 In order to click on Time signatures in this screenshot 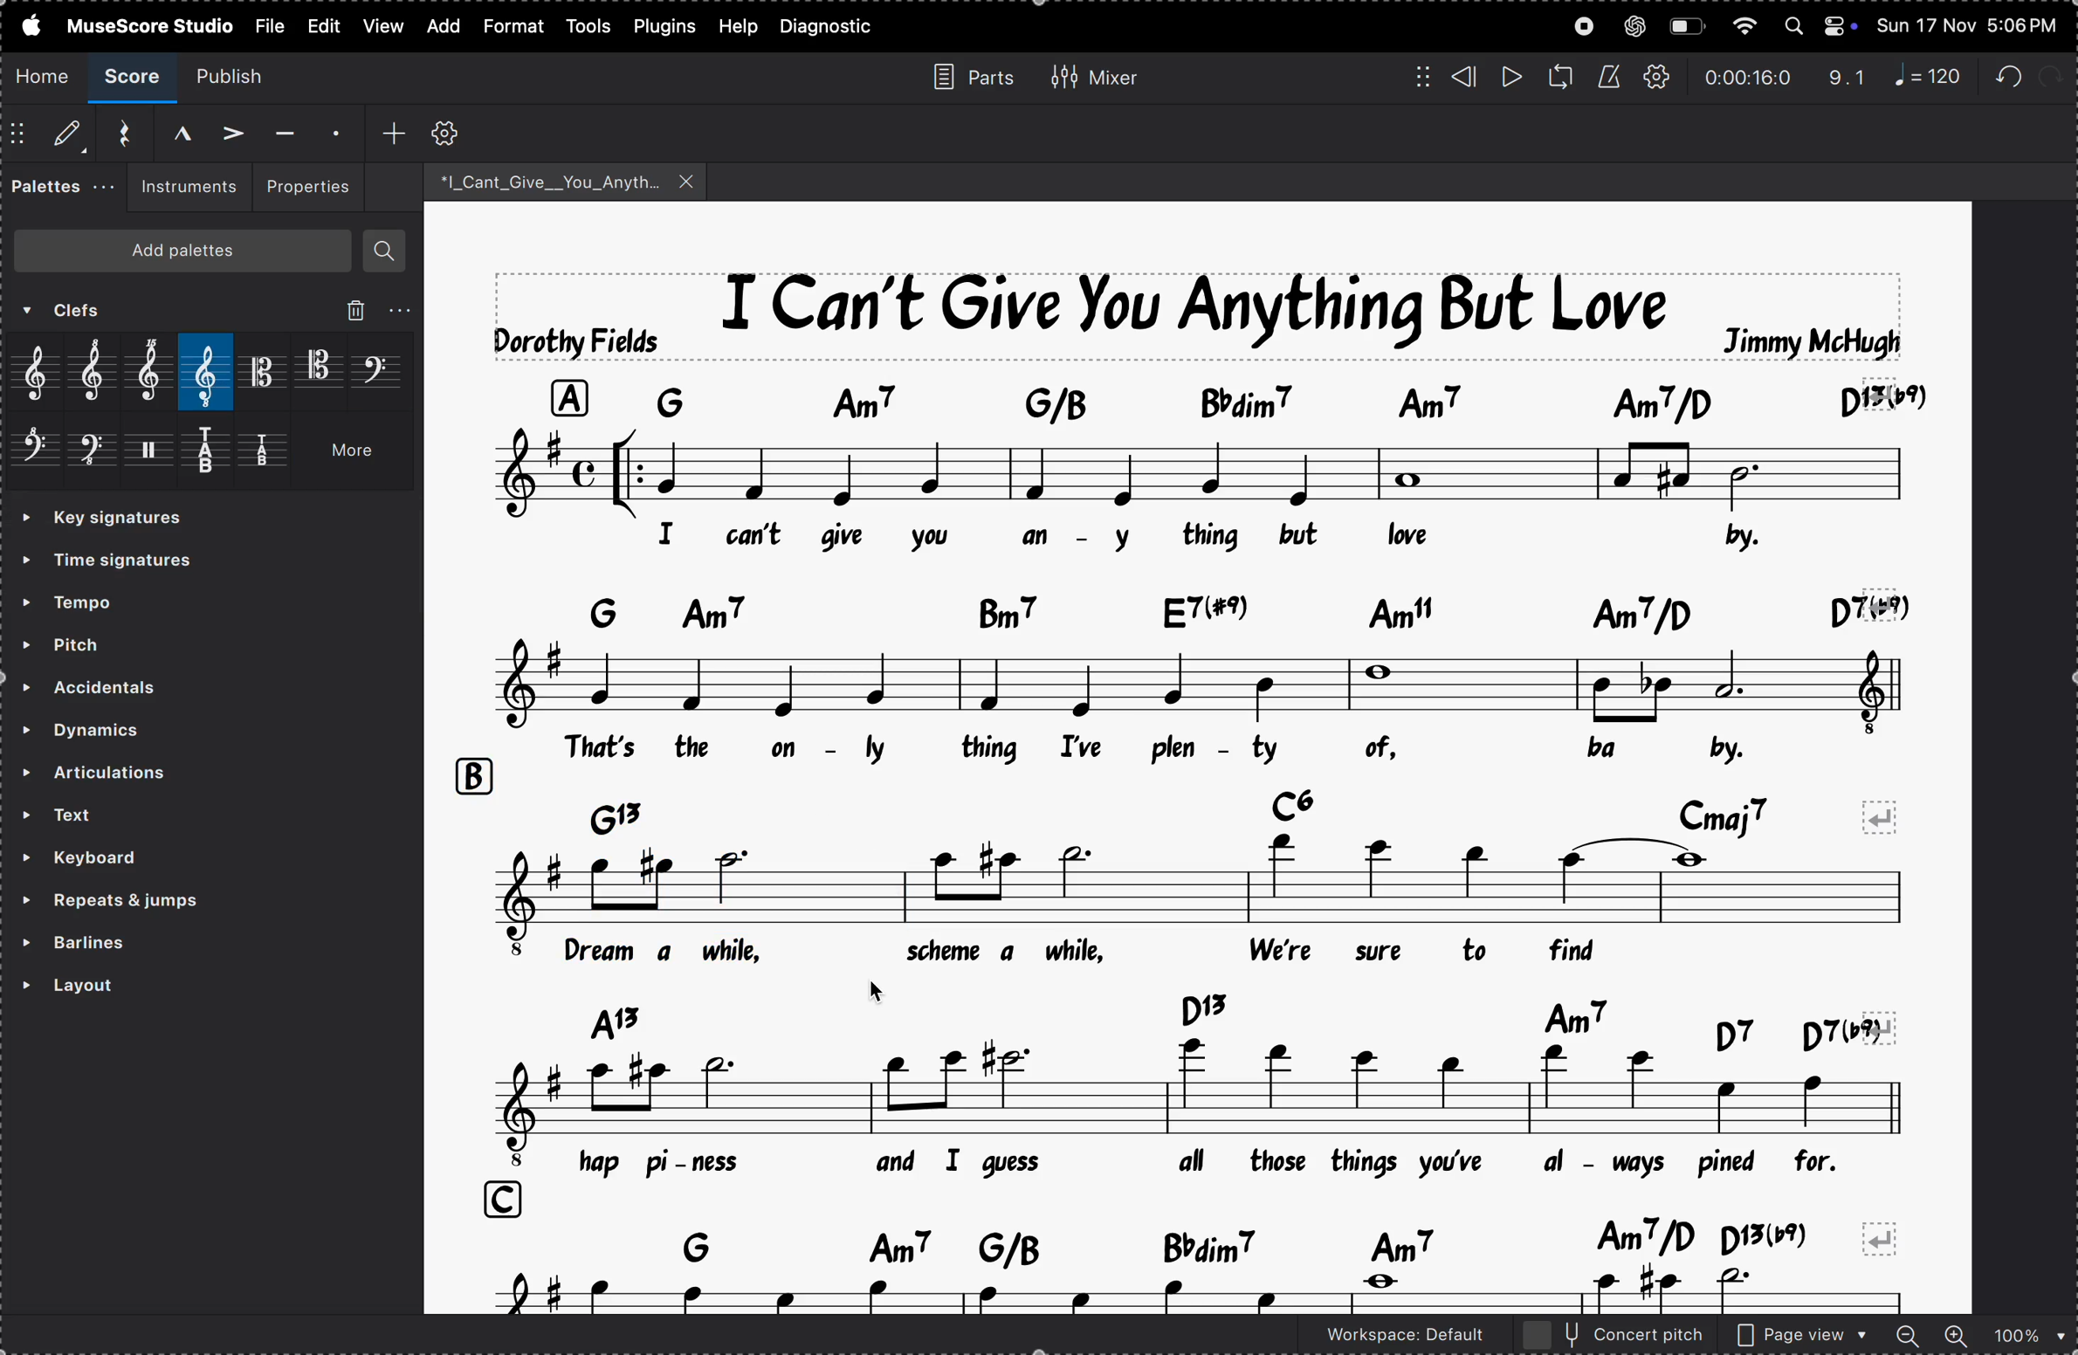, I will do `click(120, 564)`.